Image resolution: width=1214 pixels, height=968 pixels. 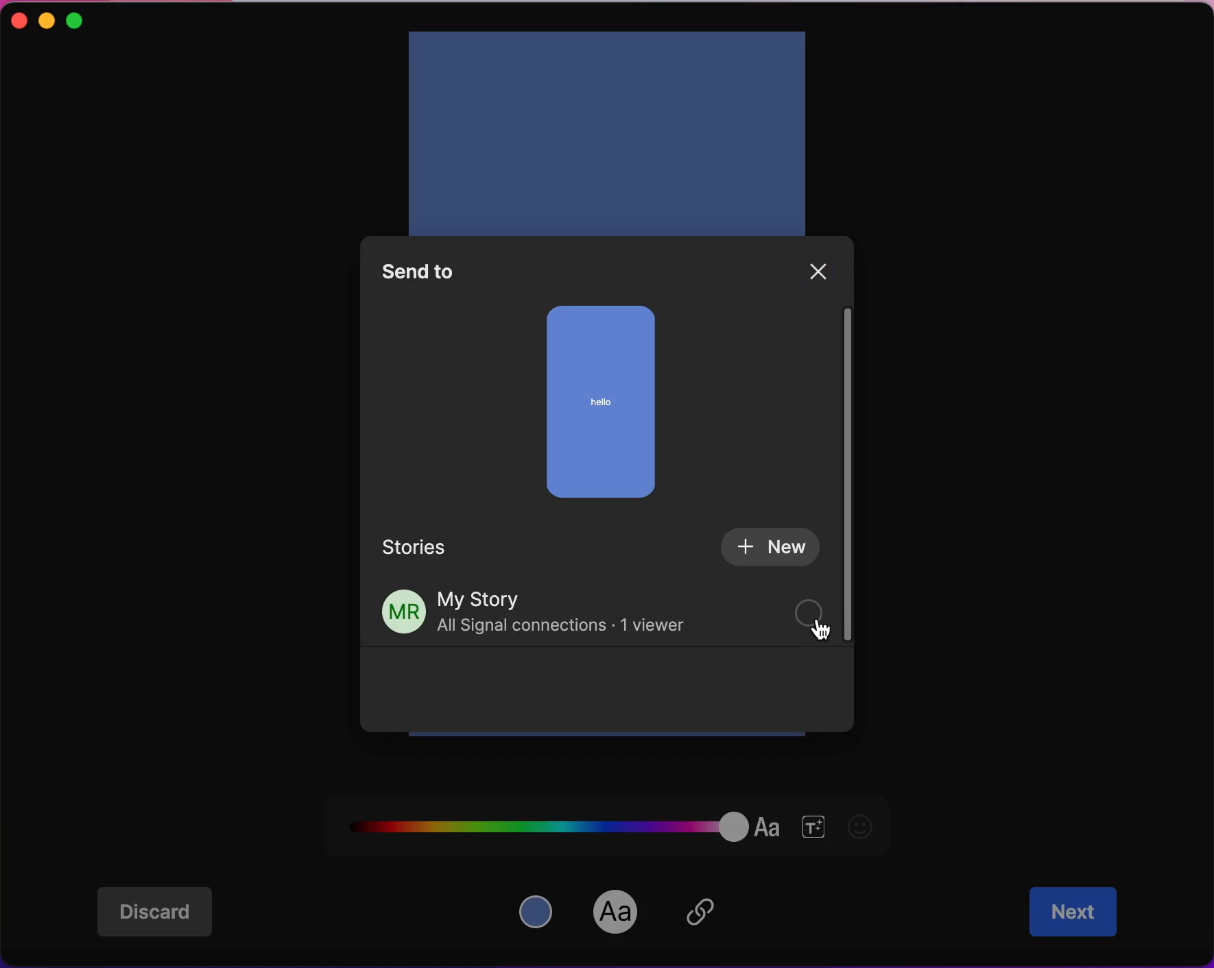 I want to click on font, so click(x=617, y=912).